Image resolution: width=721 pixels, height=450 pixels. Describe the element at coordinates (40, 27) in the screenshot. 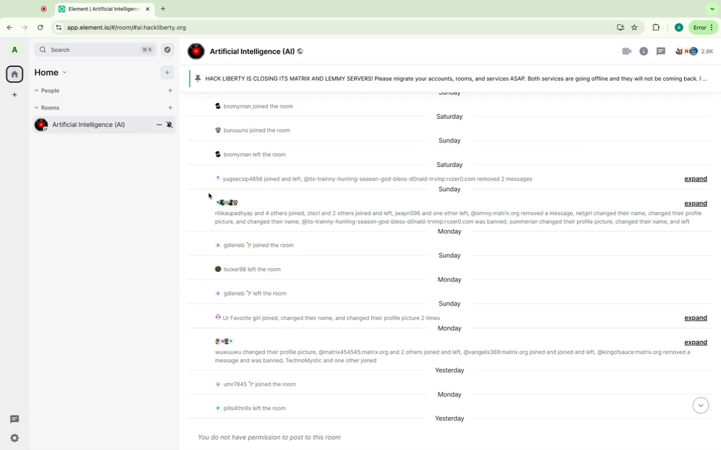

I see `Refresh` at that location.